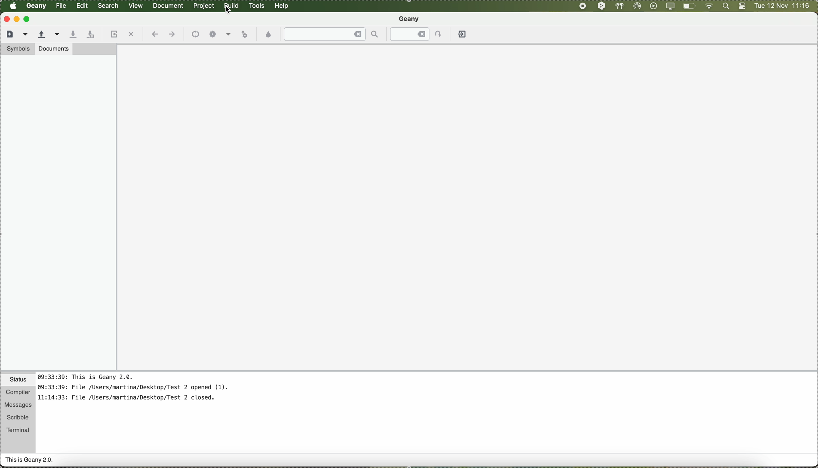 This screenshot has height=468, width=818. What do you see at coordinates (154, 34) in the screenshot?
I see `navigate back a location` at bounding box center [154, 34].